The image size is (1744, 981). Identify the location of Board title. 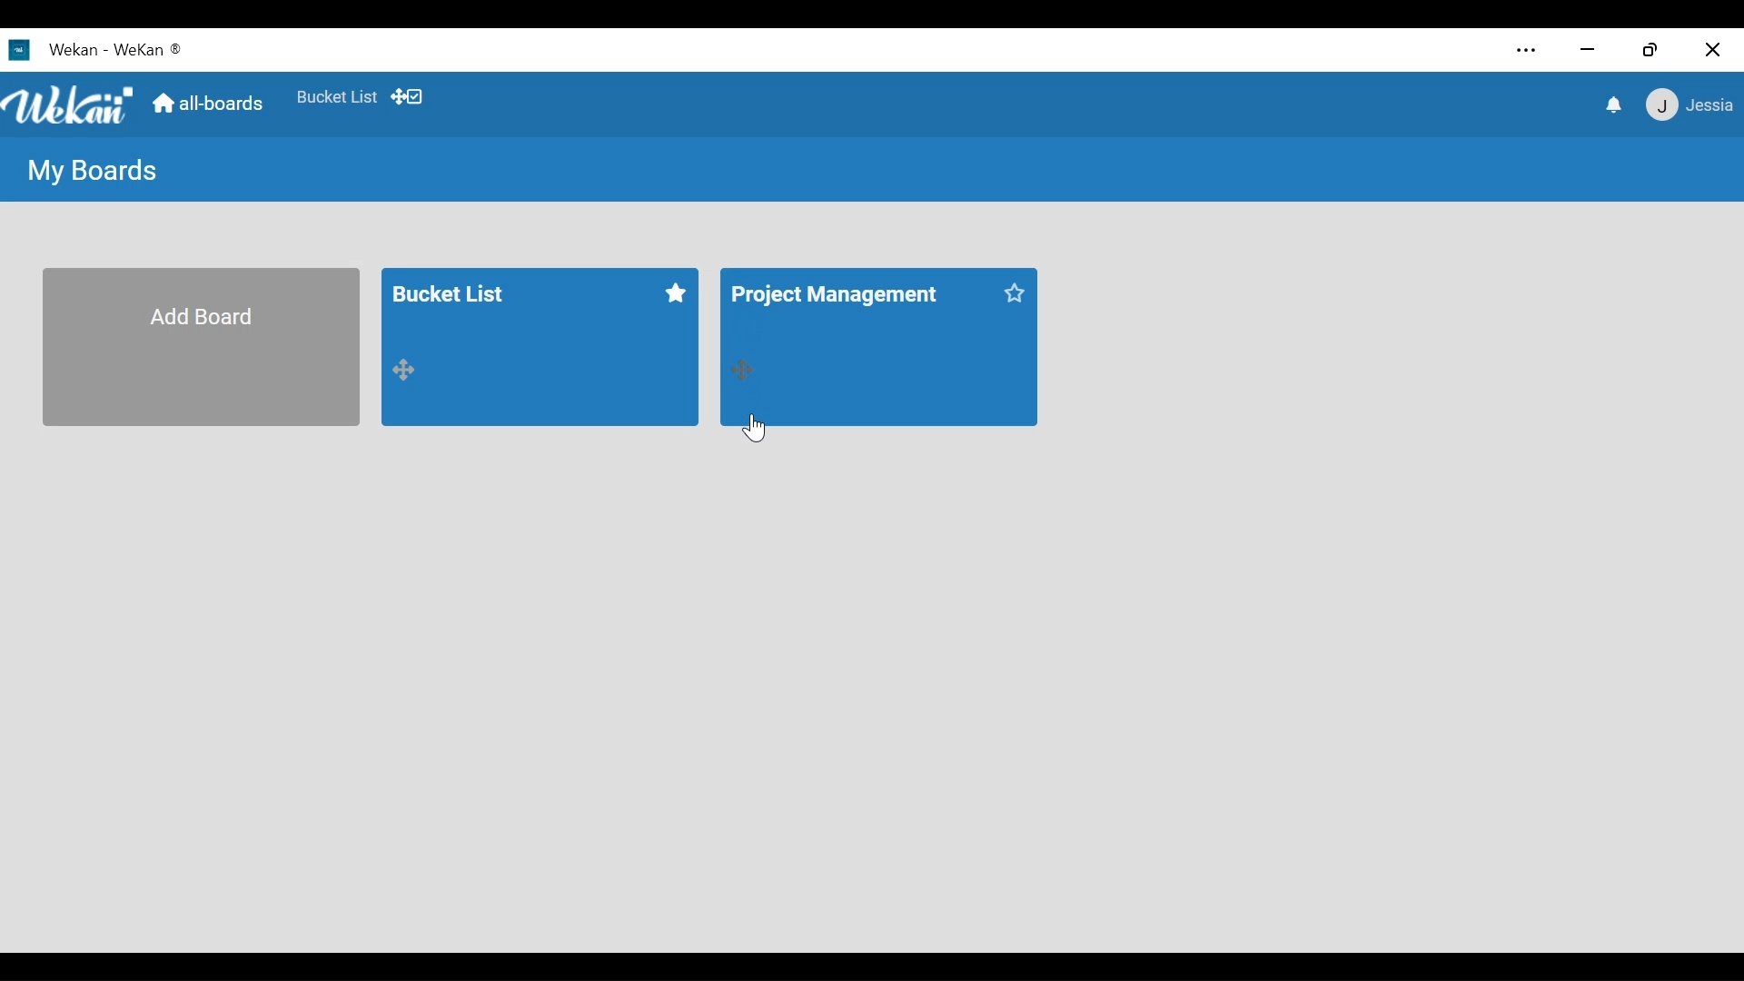
(471, 292).